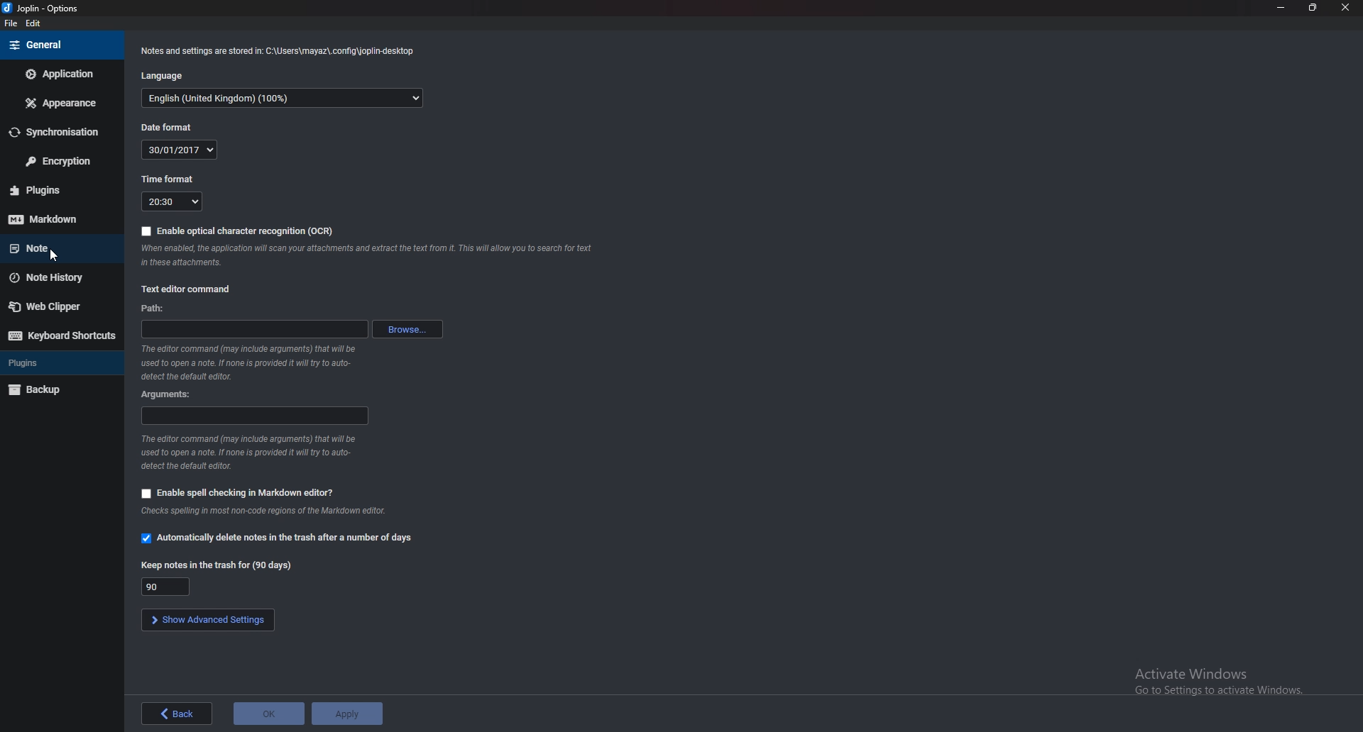 Image resolution: width=1363 pixels, height=732 pixels. What do you see at coordinates (1281, 7) in the screenshot?
I see `Minimize` at bounding box center [1281, 7].